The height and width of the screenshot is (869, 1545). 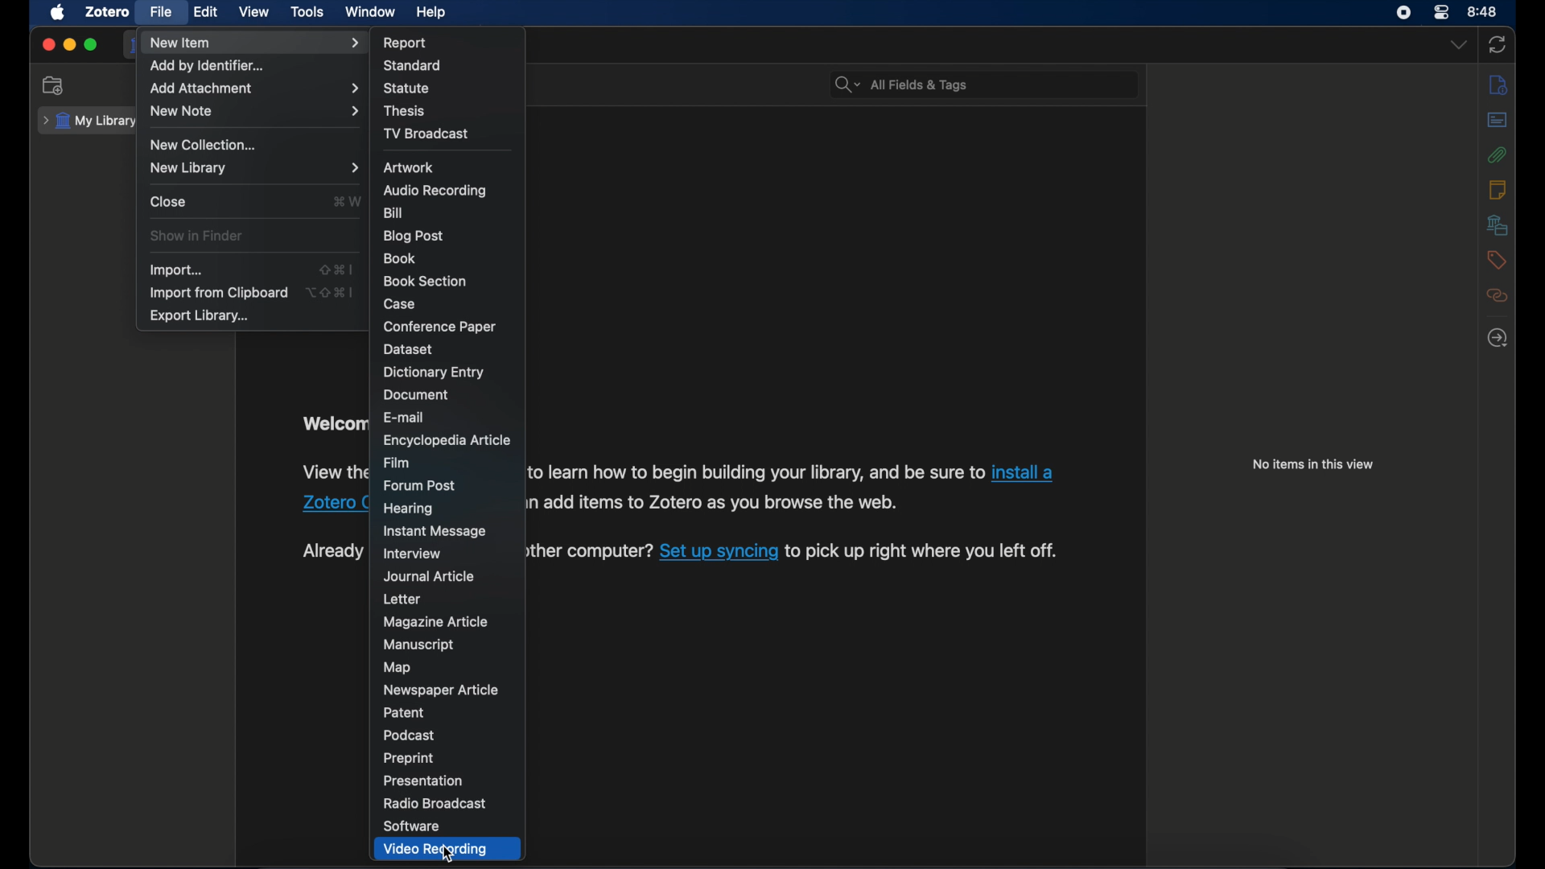 What do you see at coordinates (1403, 13) in the screenshot?
I see `screen recorder` at bounding box center [1403, 13].